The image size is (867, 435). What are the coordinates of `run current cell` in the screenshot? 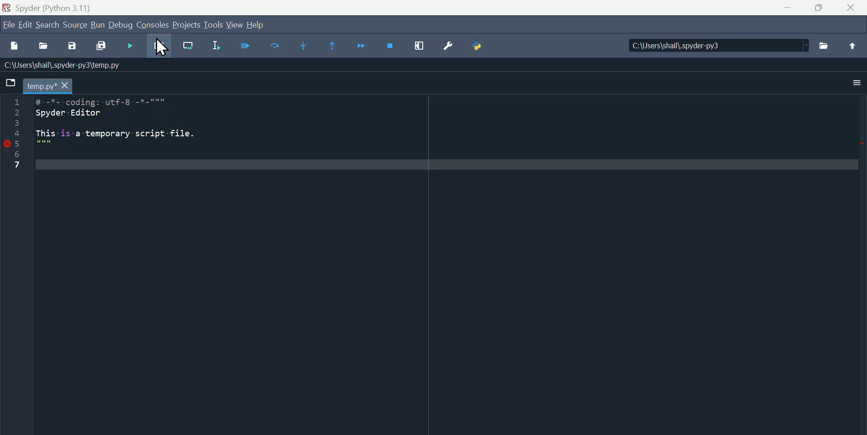 It's located at (159, 47).